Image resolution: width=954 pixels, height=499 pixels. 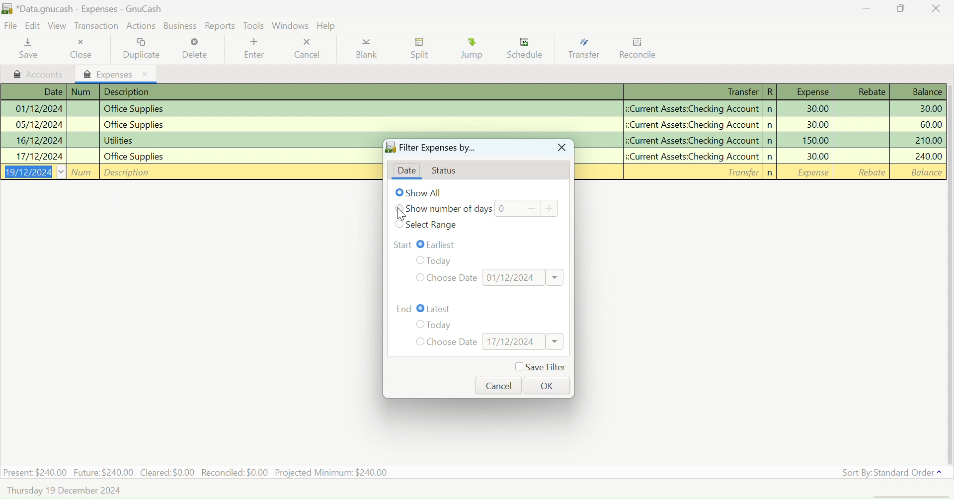 I want to click on Blank, so click(x=367, y=51).